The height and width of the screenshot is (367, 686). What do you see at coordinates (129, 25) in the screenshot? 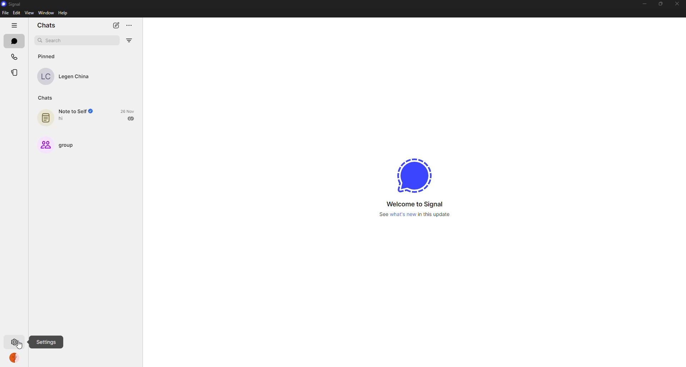
I see `more` at bounding box center [129, 25].